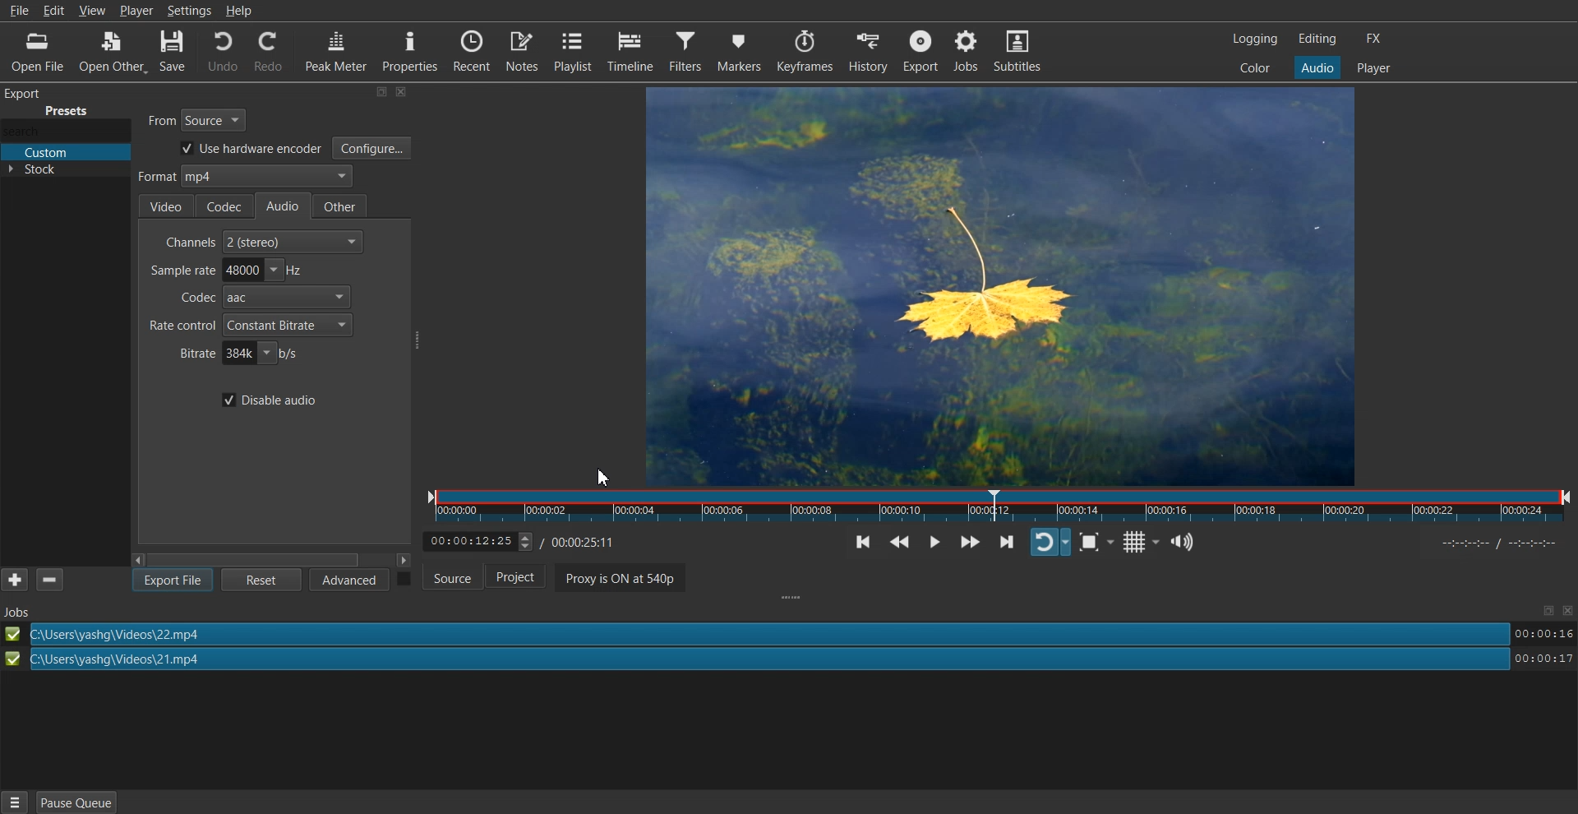 This screenshot has width=1578, height=814. Describe the element at coordinates (25, 91) in the screenshot. I see `` at that location.